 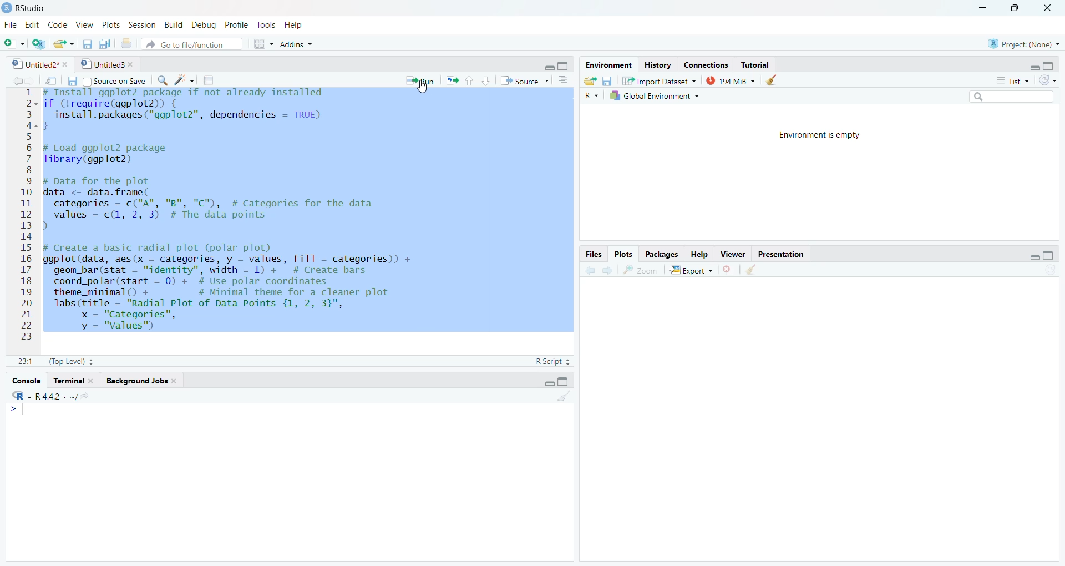 I want to click on print the current file, so click(x=128, y=44).